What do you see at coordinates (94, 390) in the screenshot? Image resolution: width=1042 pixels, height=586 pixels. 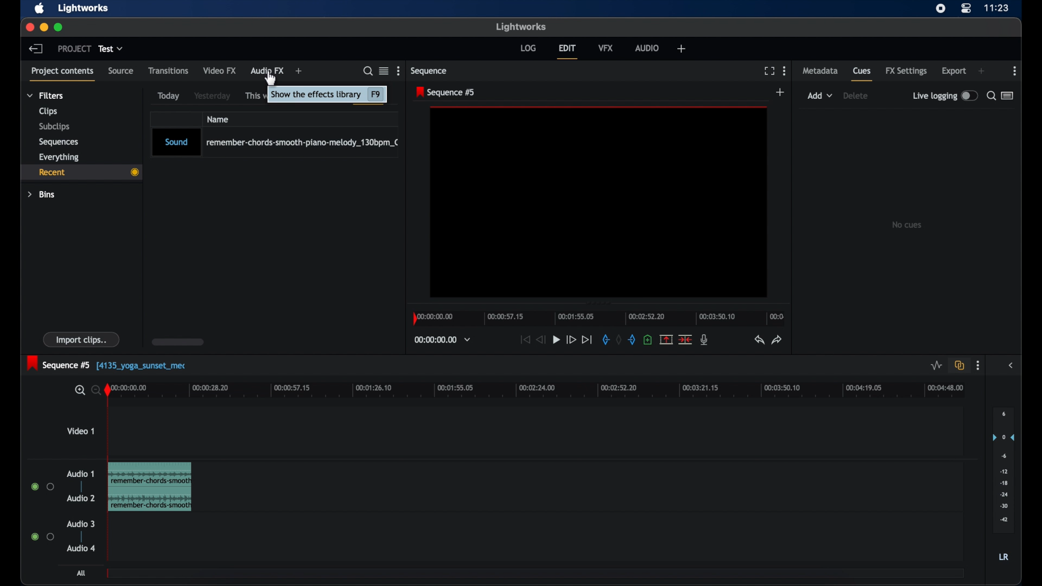 I see `zoom out` at bounding box center [94, 390].